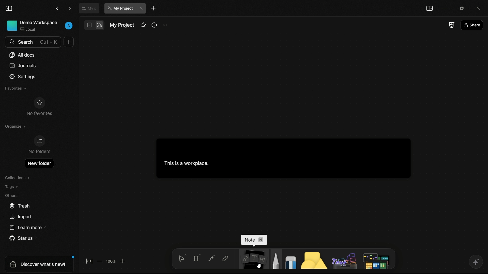  What do you see at coordinates (463, 8) in the screenshot?
I see `maximize or restore` at bounding box center [463, 8].